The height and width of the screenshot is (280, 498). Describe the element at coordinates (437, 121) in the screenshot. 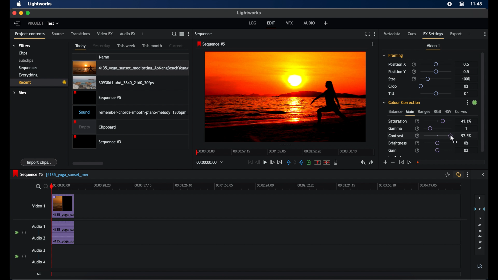

I see `slider` at that location.